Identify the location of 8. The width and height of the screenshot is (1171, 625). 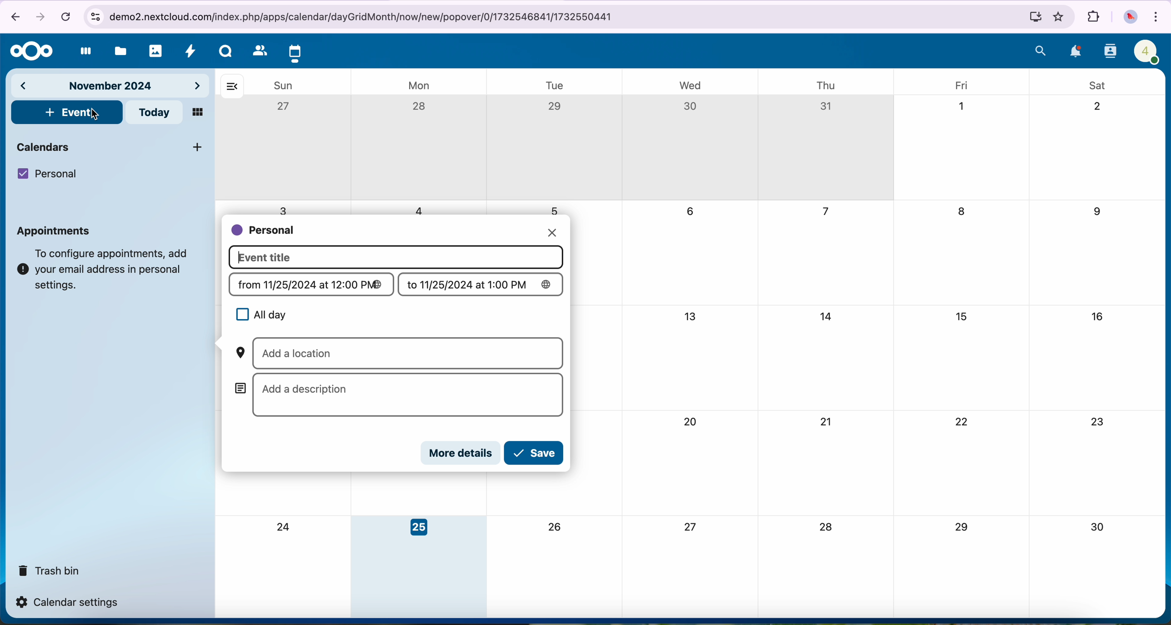
(964, 214).